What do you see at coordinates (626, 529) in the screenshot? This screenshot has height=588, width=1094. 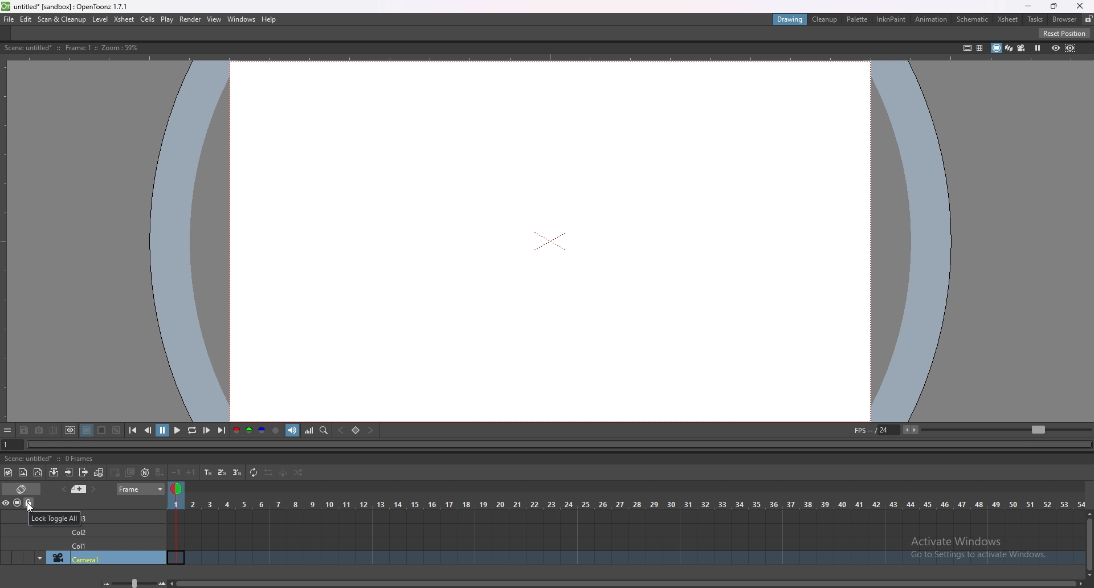 I see `timeline` at bounding box center [626, 529].